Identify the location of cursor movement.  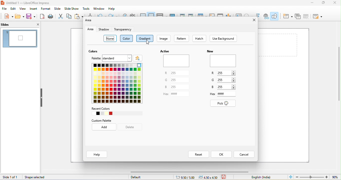
(148, 43).